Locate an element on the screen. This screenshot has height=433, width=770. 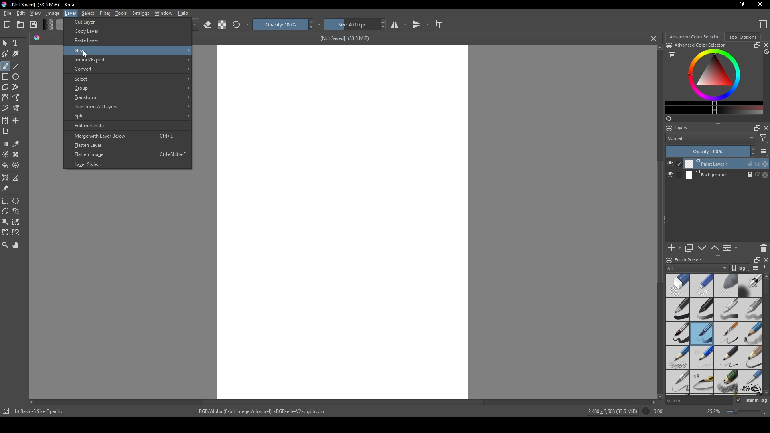
compress is located at coordinates (765, 268).